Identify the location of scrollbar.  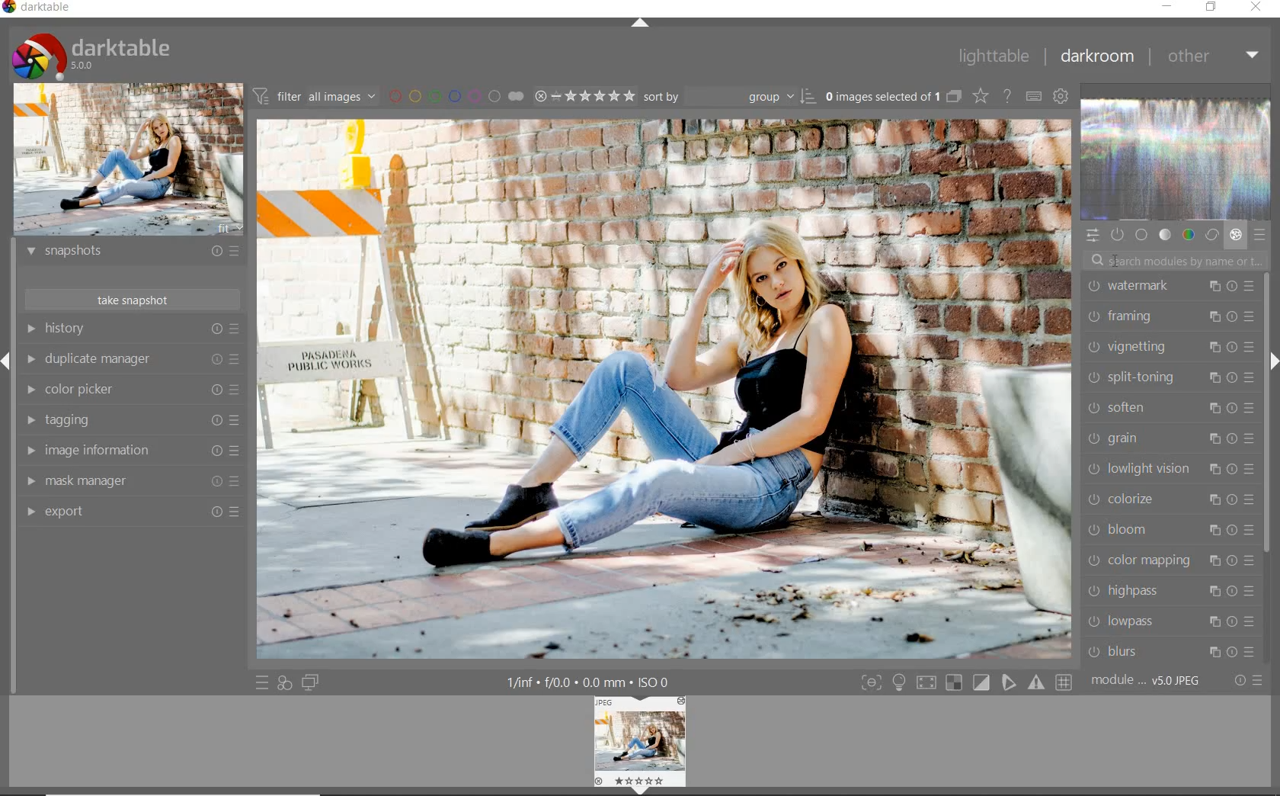
(1266, 417).